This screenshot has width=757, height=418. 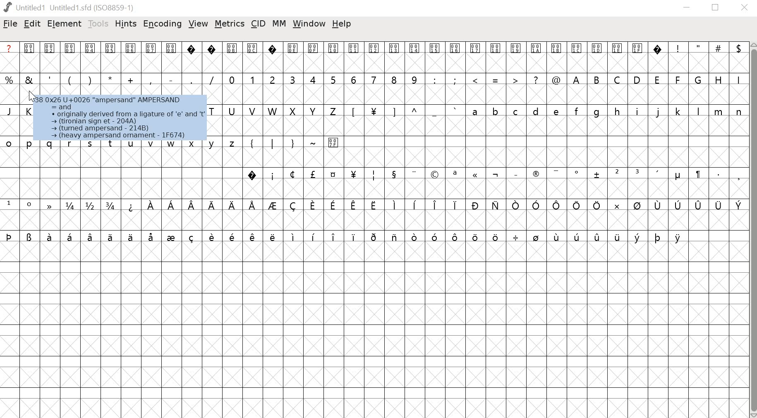 I want to click on !, so click(x=678, y=57).